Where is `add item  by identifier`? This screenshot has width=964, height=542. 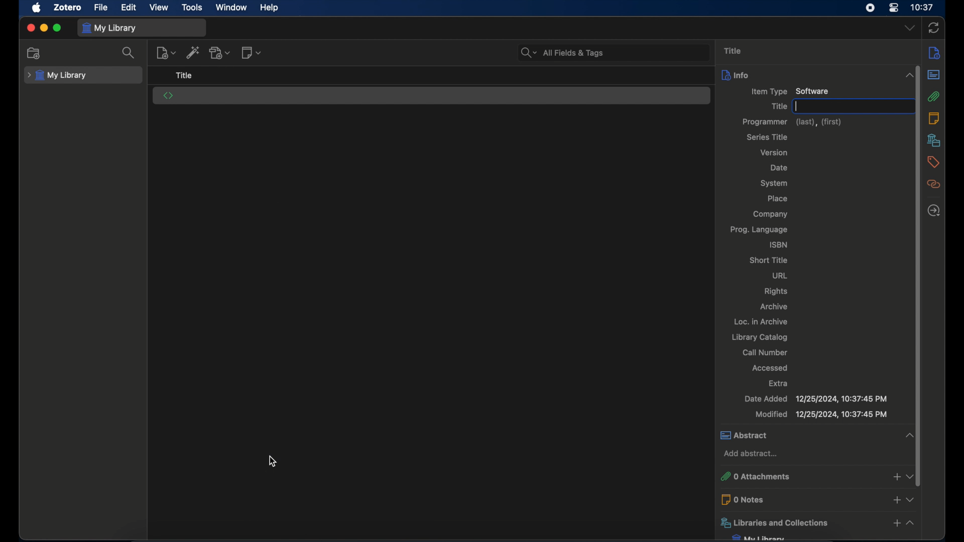
add item  by identifier is located at coordinates (193, 54).